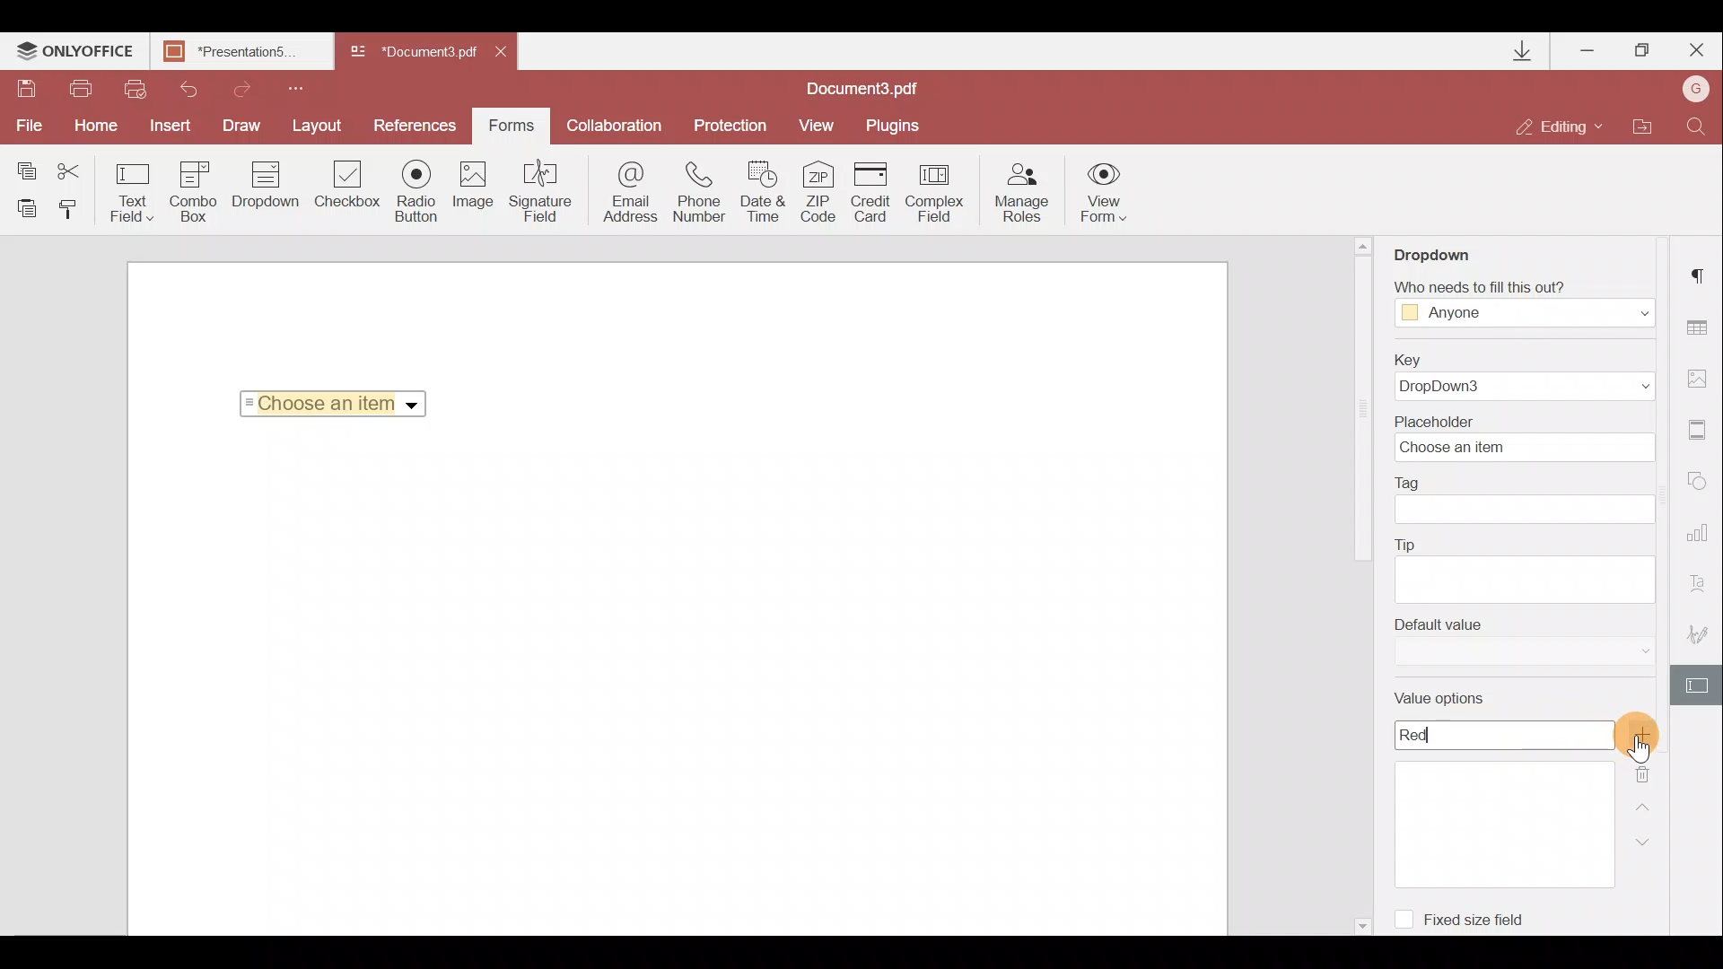 The width and height of the screenshot is (1723, 969). I want to click on Fill Access, so click(1520, 304).